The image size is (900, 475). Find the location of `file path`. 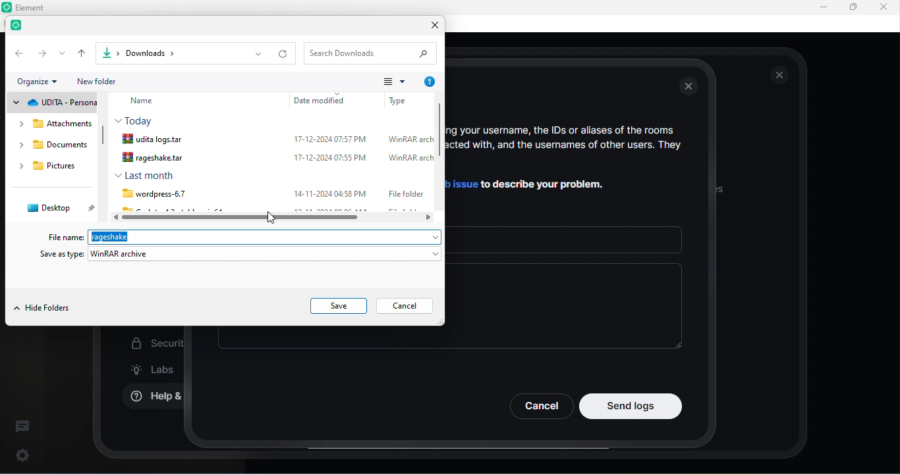

file path is located at coordinates (164, 53).